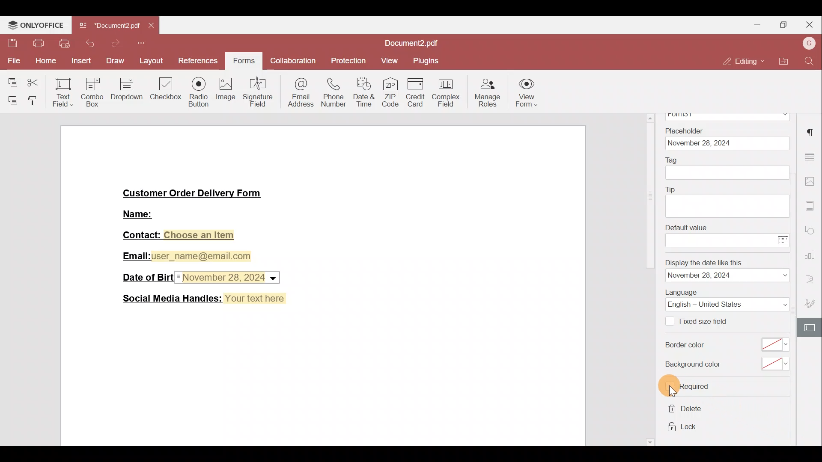  What do you see at coordinates (682, 292) in the screenshot?
I see `Language` at bounding box center [682, 292].